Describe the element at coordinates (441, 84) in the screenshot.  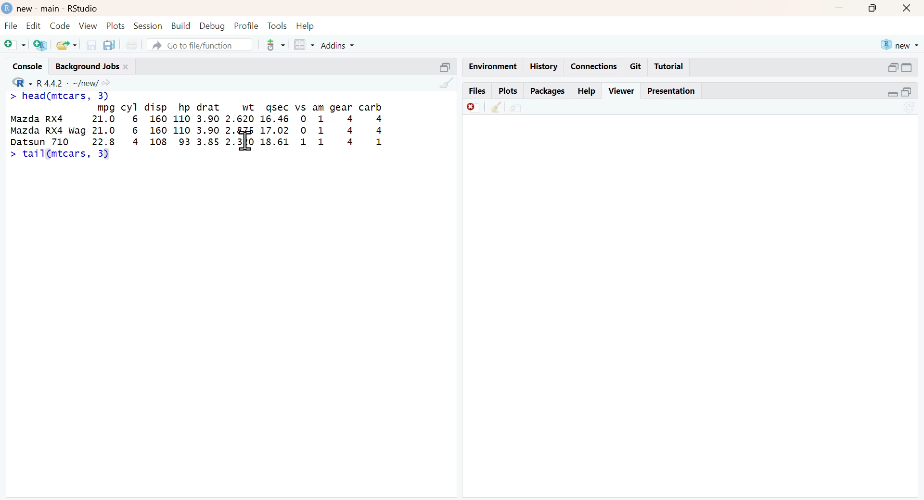
I see `clear console` at that location.